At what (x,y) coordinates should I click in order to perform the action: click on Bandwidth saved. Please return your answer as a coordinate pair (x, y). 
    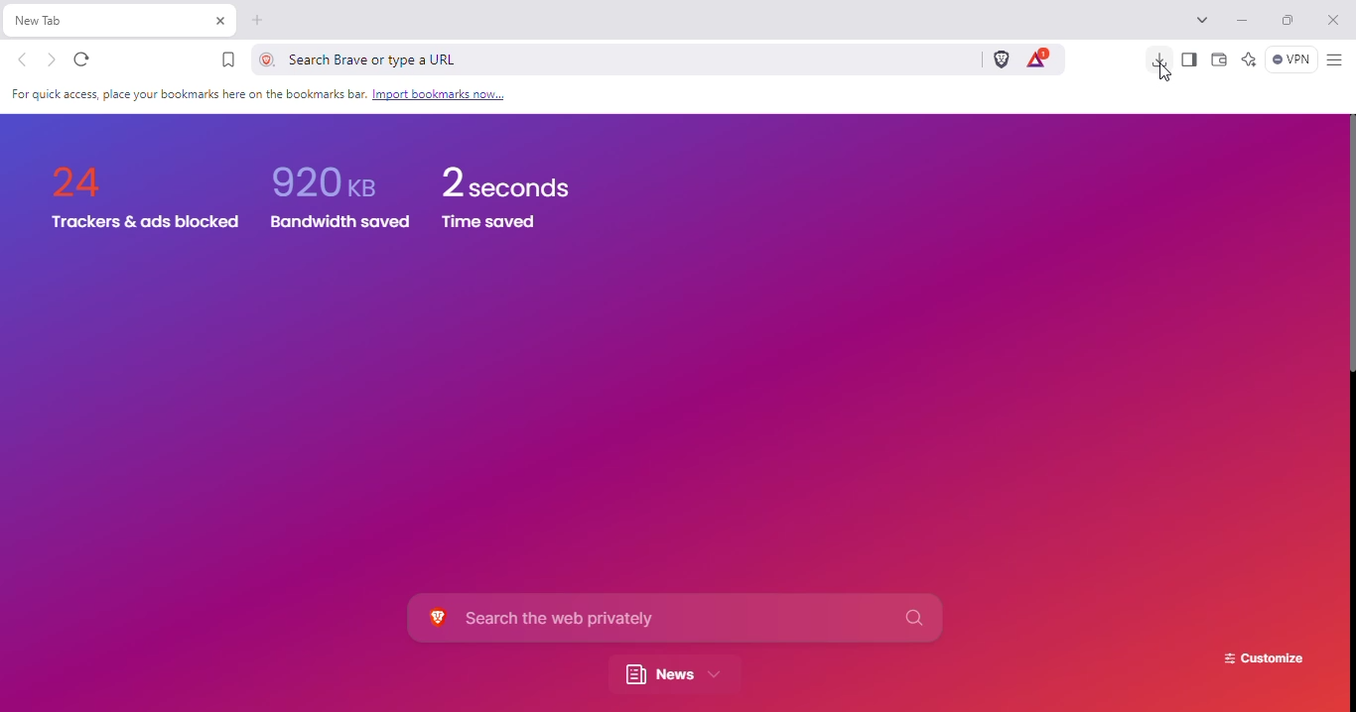
    Looking at the image, I should click on (336, 222).